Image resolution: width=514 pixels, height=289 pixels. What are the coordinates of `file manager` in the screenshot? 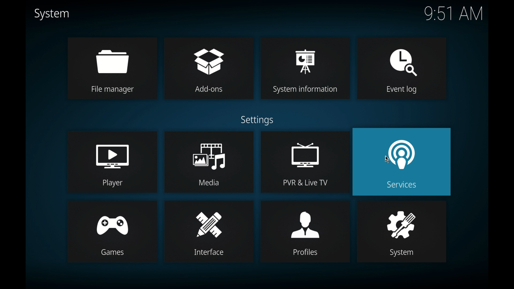 It's located at (112, 68).